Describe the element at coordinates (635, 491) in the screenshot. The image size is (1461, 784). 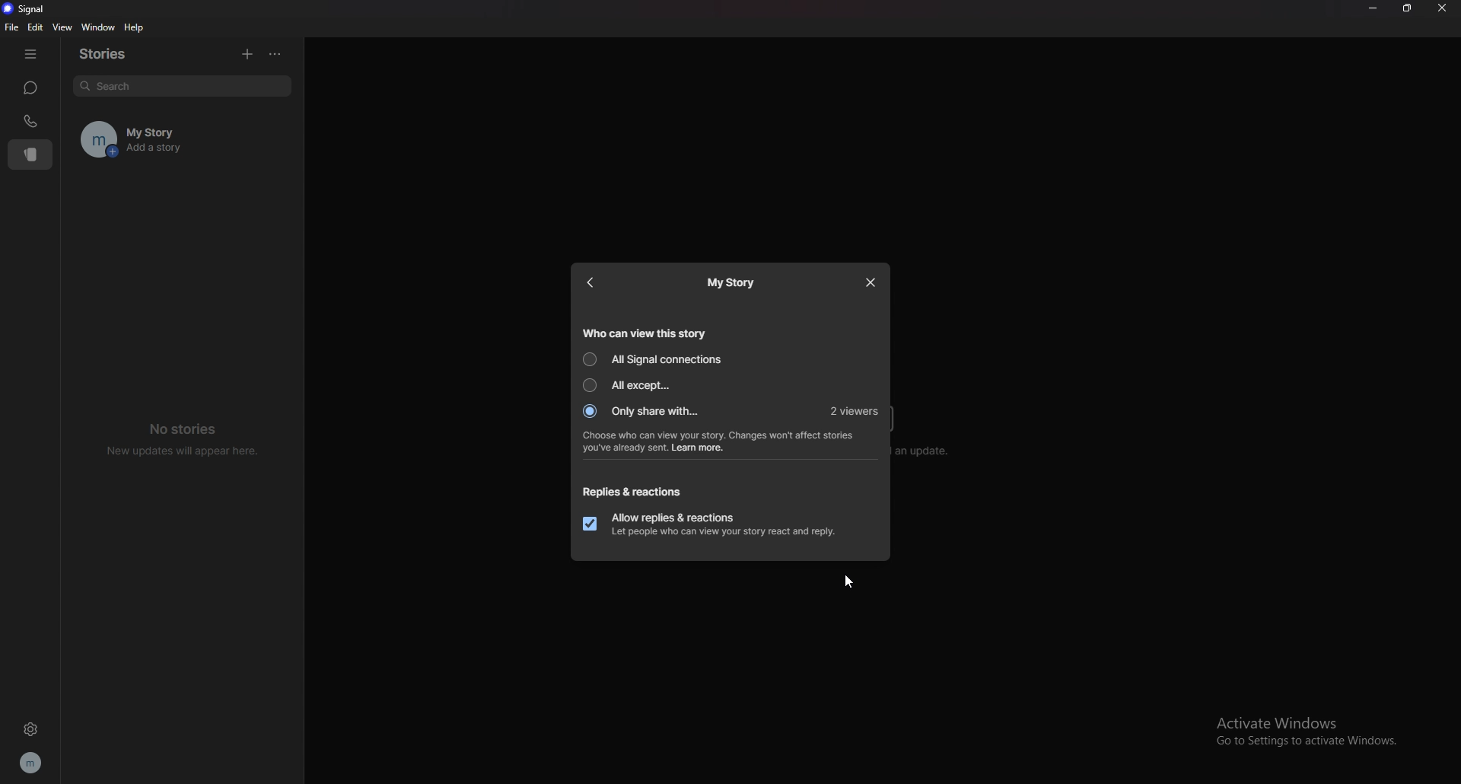
I see `replies and reactions` at that location.